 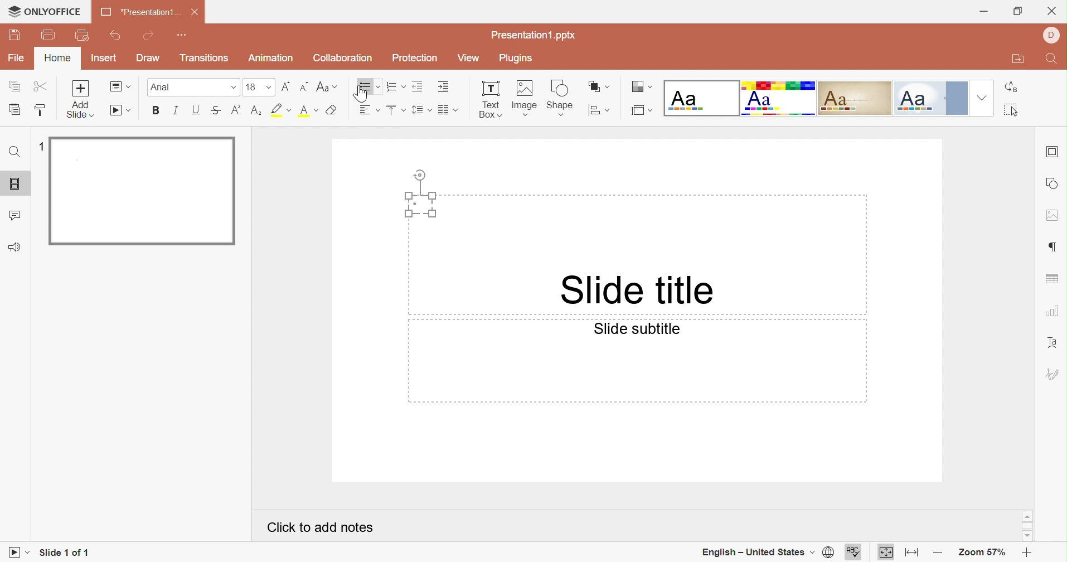 I want to click on File, so click(x=18, y=59).